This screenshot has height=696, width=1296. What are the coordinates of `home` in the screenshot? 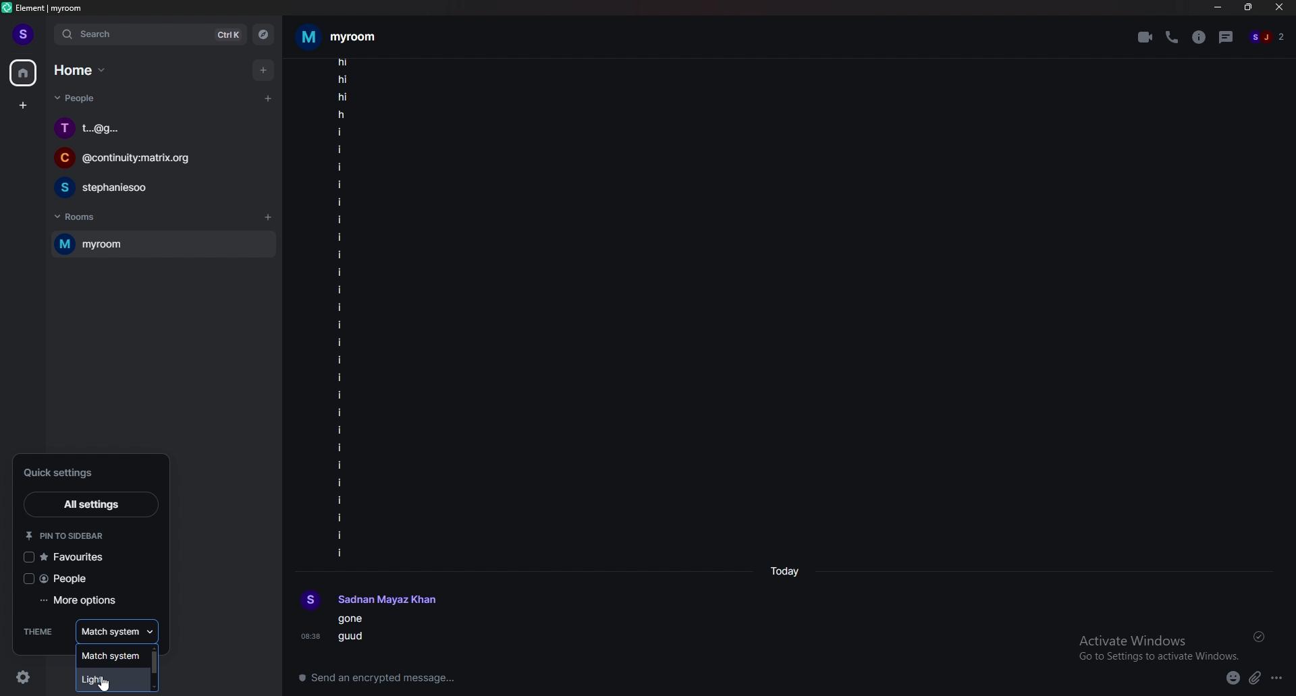 It's located at (80, 69).